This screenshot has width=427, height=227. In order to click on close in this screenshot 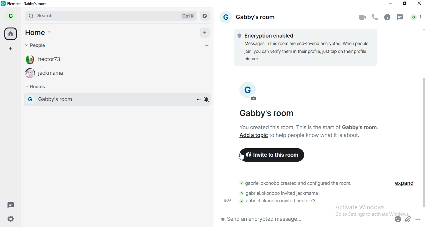, I will do `click(421, 4)`.